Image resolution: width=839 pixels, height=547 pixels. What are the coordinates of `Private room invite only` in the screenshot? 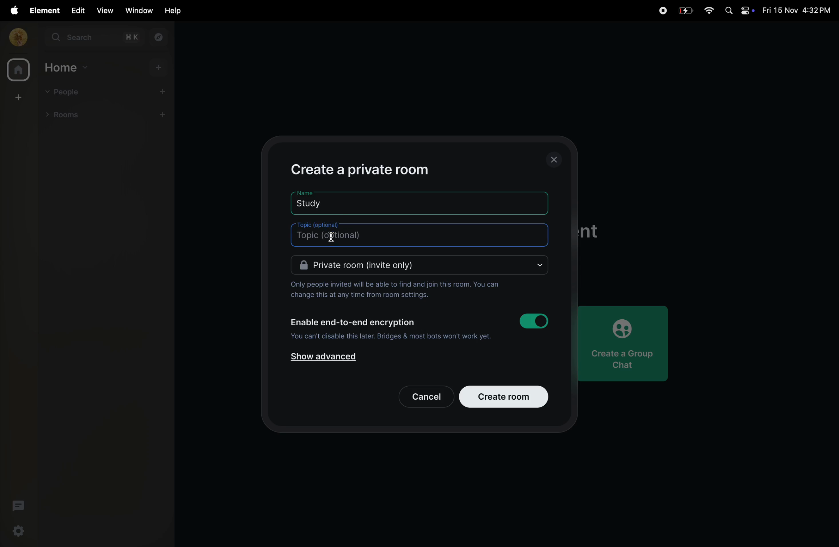 It's located at (420, 266).